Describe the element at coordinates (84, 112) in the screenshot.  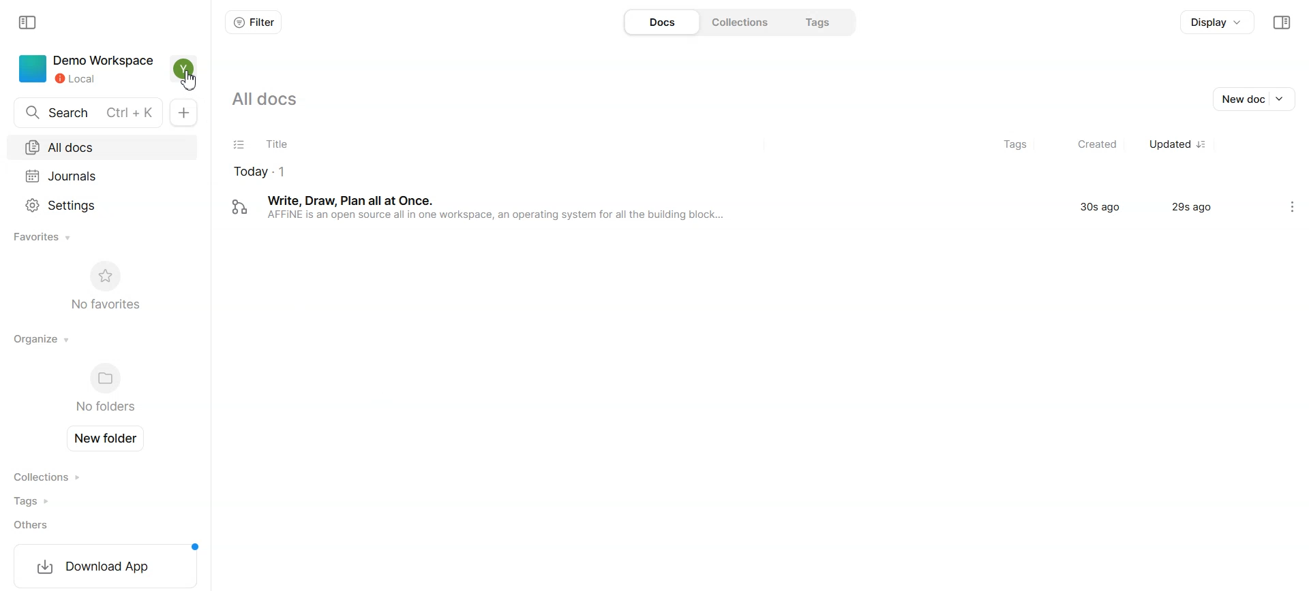
I see `Search Doc` at that location.